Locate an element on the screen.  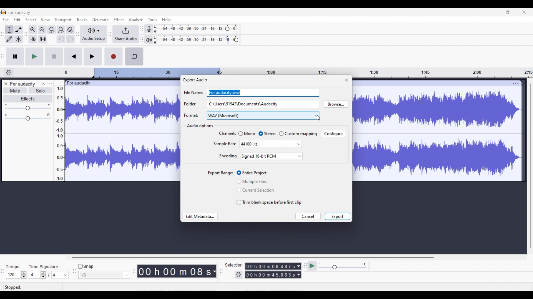
Vertical slide bar is located at coordinates (531, 166).